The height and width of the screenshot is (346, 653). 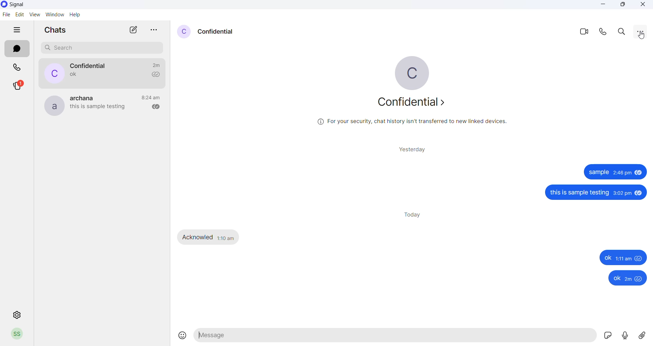 I want to click on chats heading, so click(x=56, y=30).